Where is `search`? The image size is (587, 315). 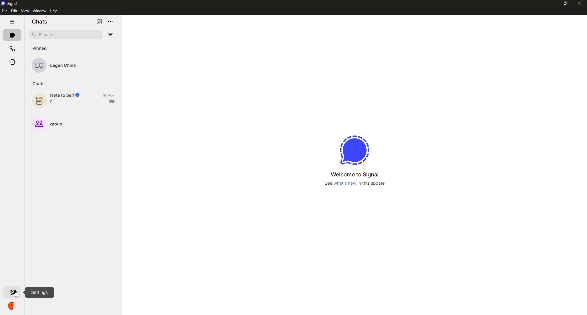 search is located at coordinates (45, 35).